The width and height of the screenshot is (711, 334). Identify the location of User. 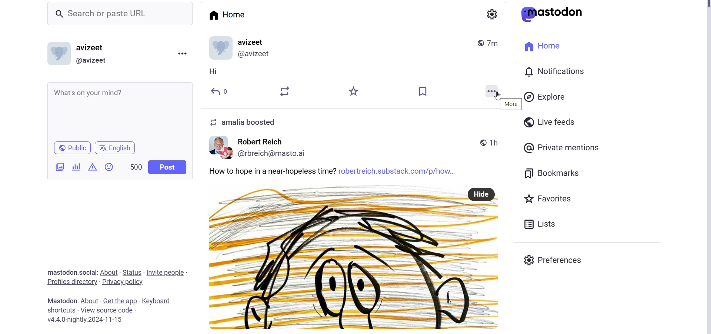
(96, 47).